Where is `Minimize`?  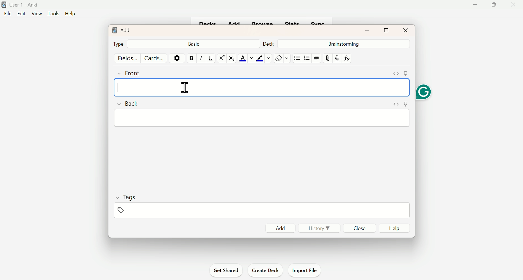
Minimize is located at coordinates (368, 30).